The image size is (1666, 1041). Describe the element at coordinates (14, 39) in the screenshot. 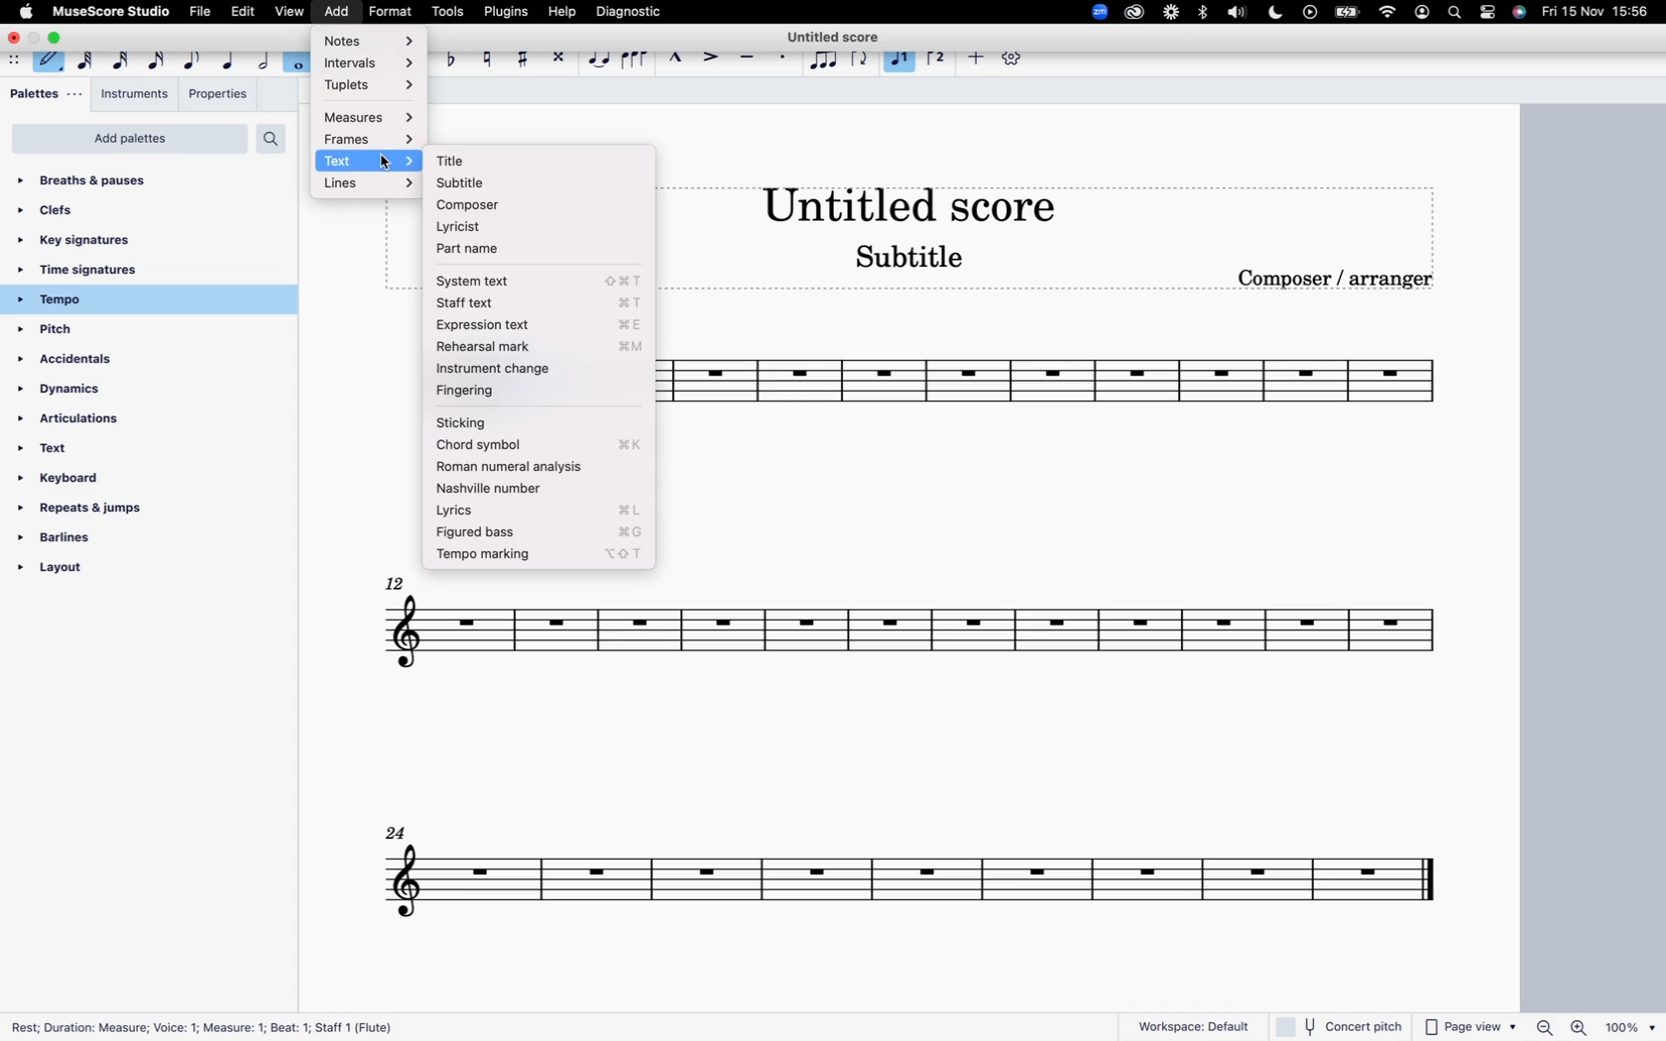

I see `close` at that location.